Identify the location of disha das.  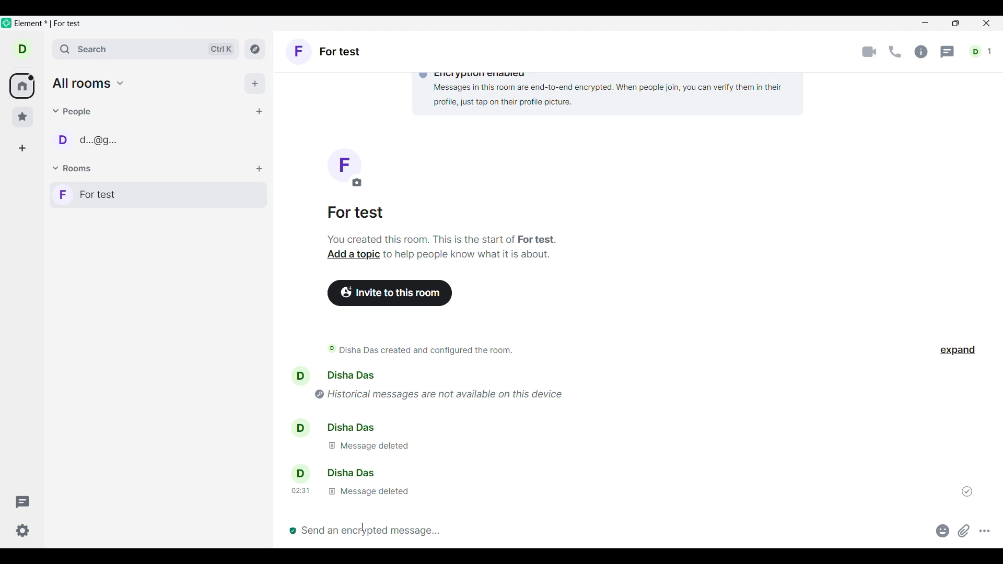
(335, 473).